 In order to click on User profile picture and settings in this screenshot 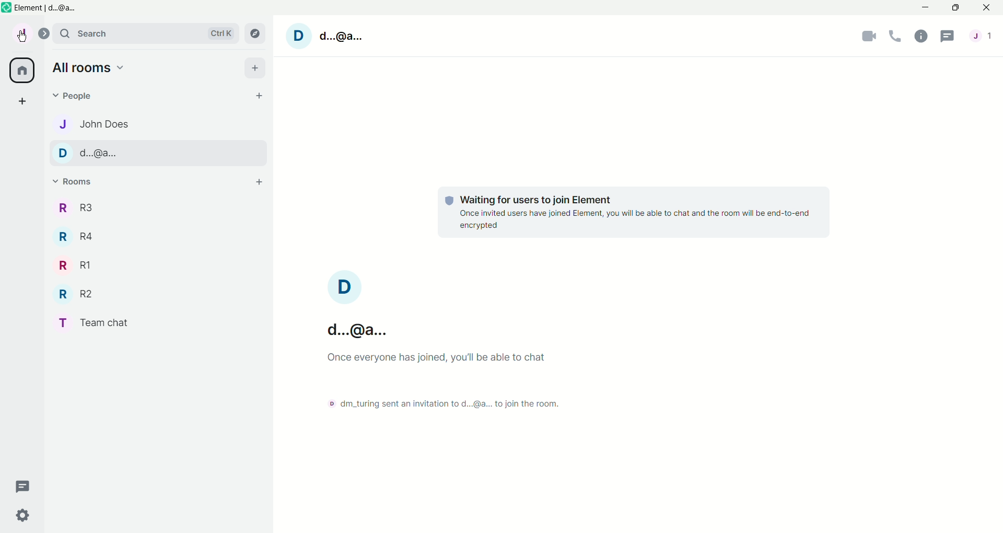, I will do `click(299, 37)`.